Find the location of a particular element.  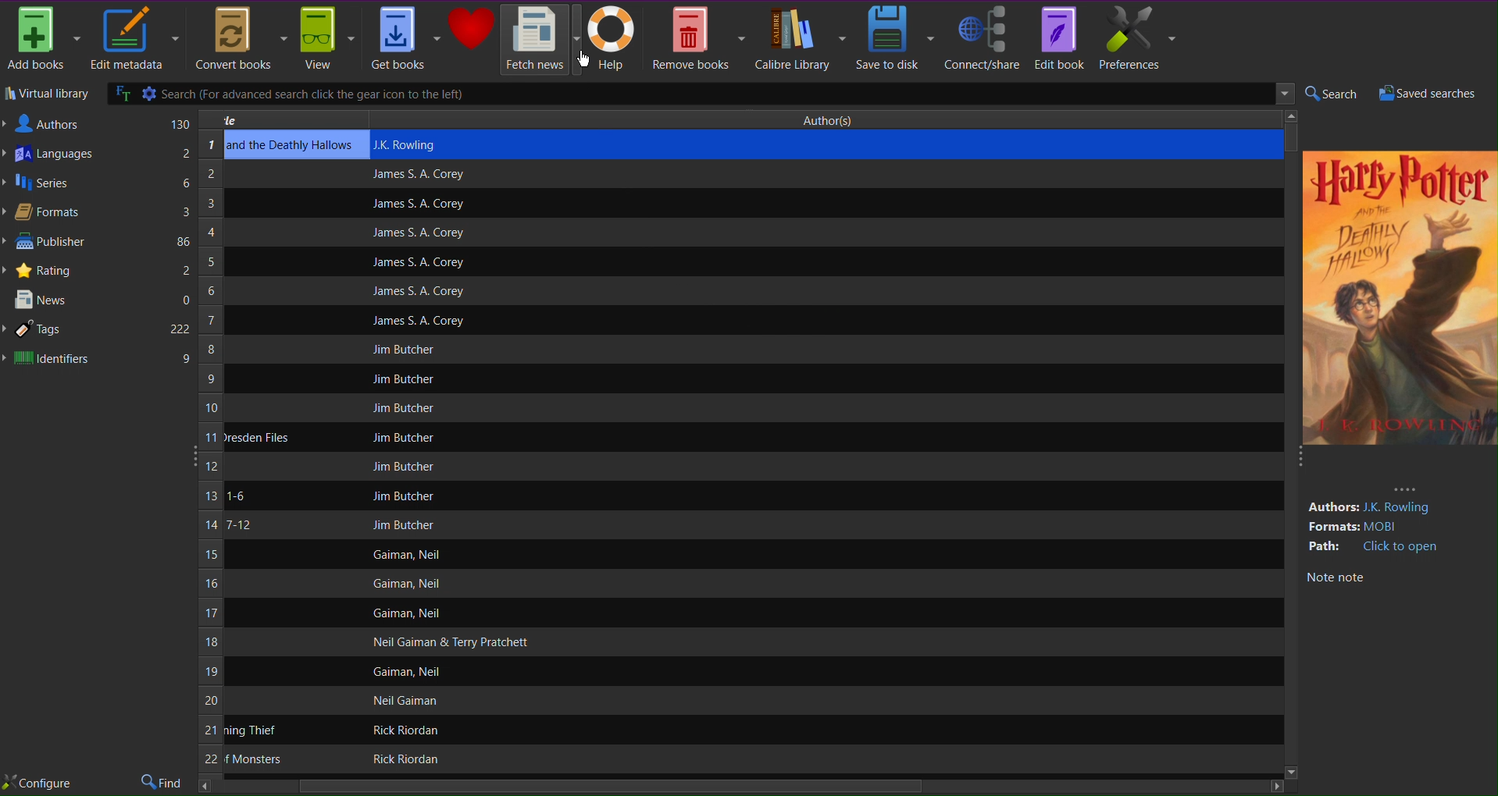

Search is located at coordinates (1330, 94).